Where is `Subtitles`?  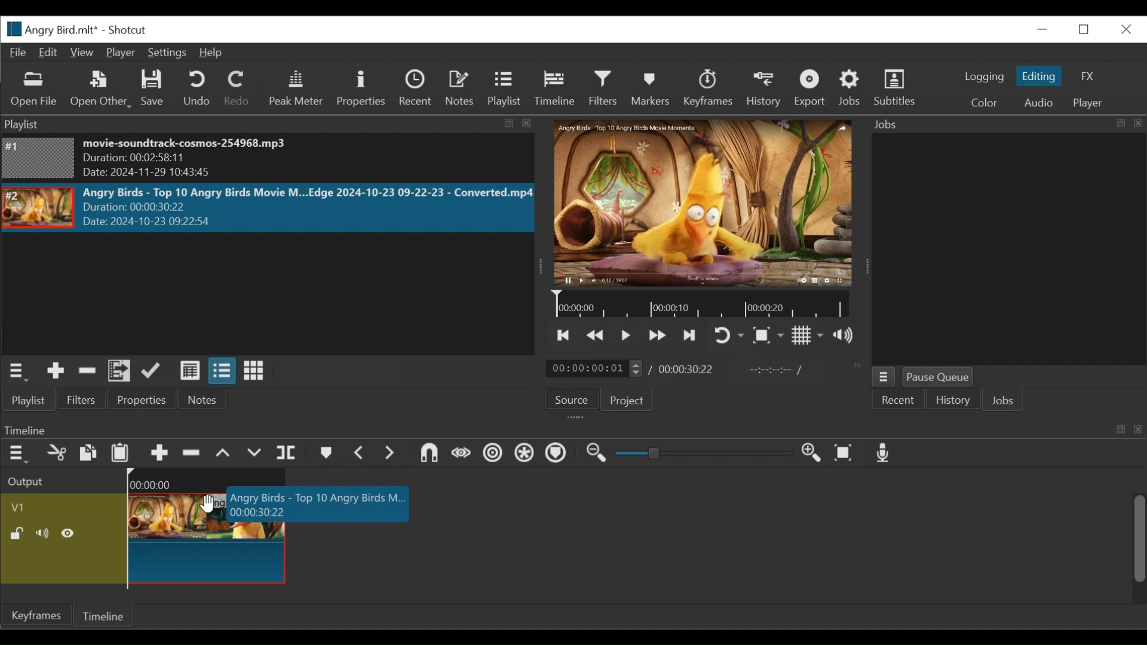 Subtitles is located at coordinates (899, 89).